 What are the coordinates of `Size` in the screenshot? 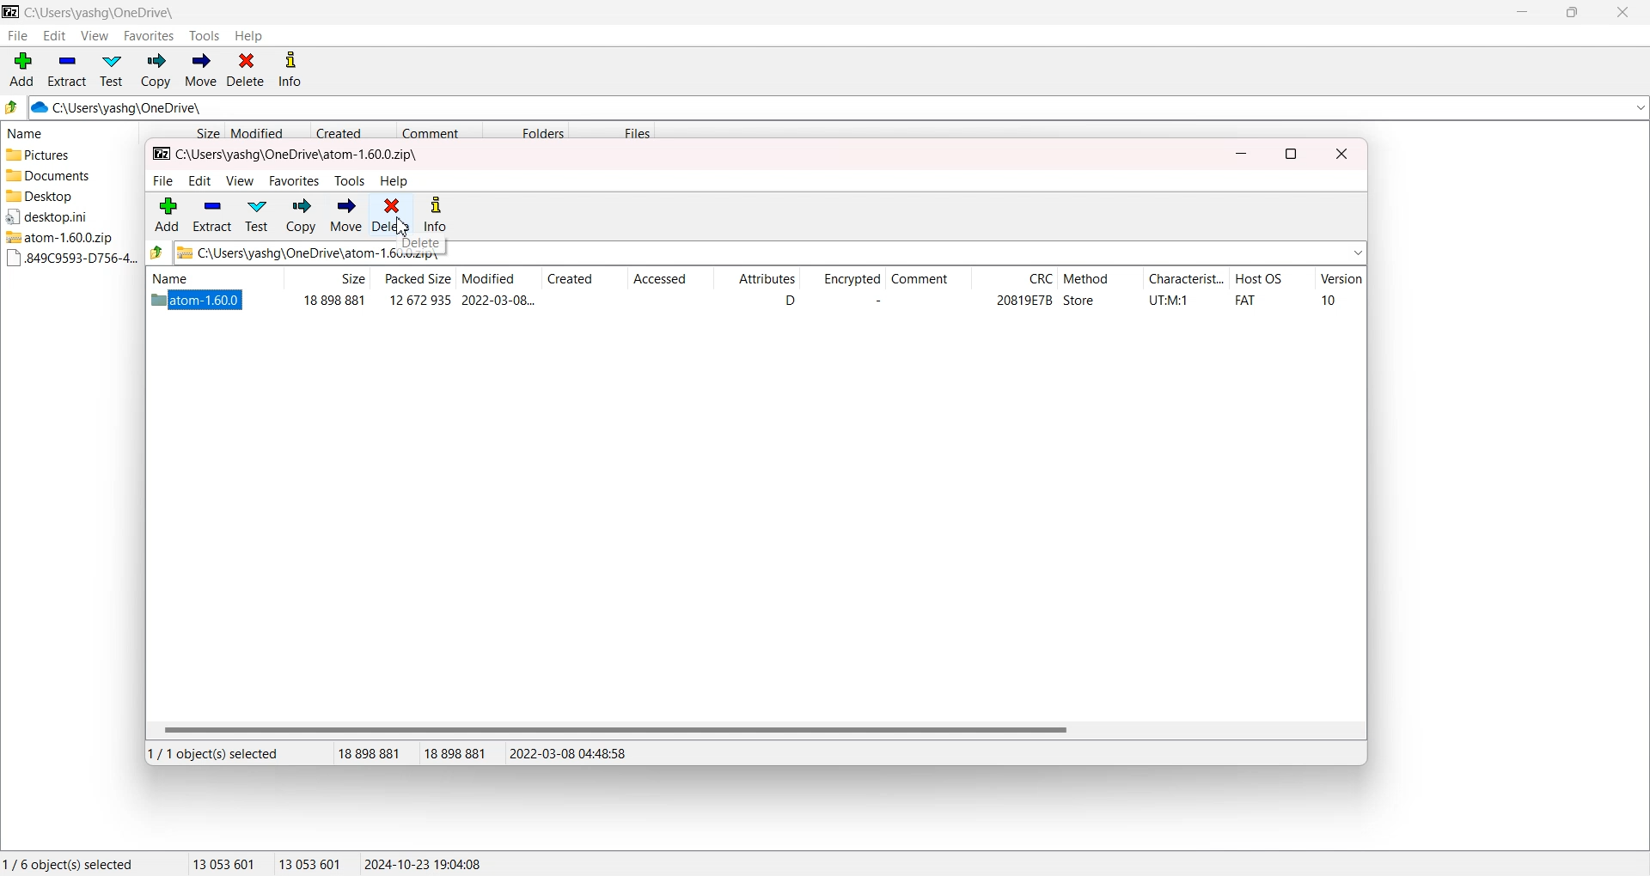 It's located at (327, 278).